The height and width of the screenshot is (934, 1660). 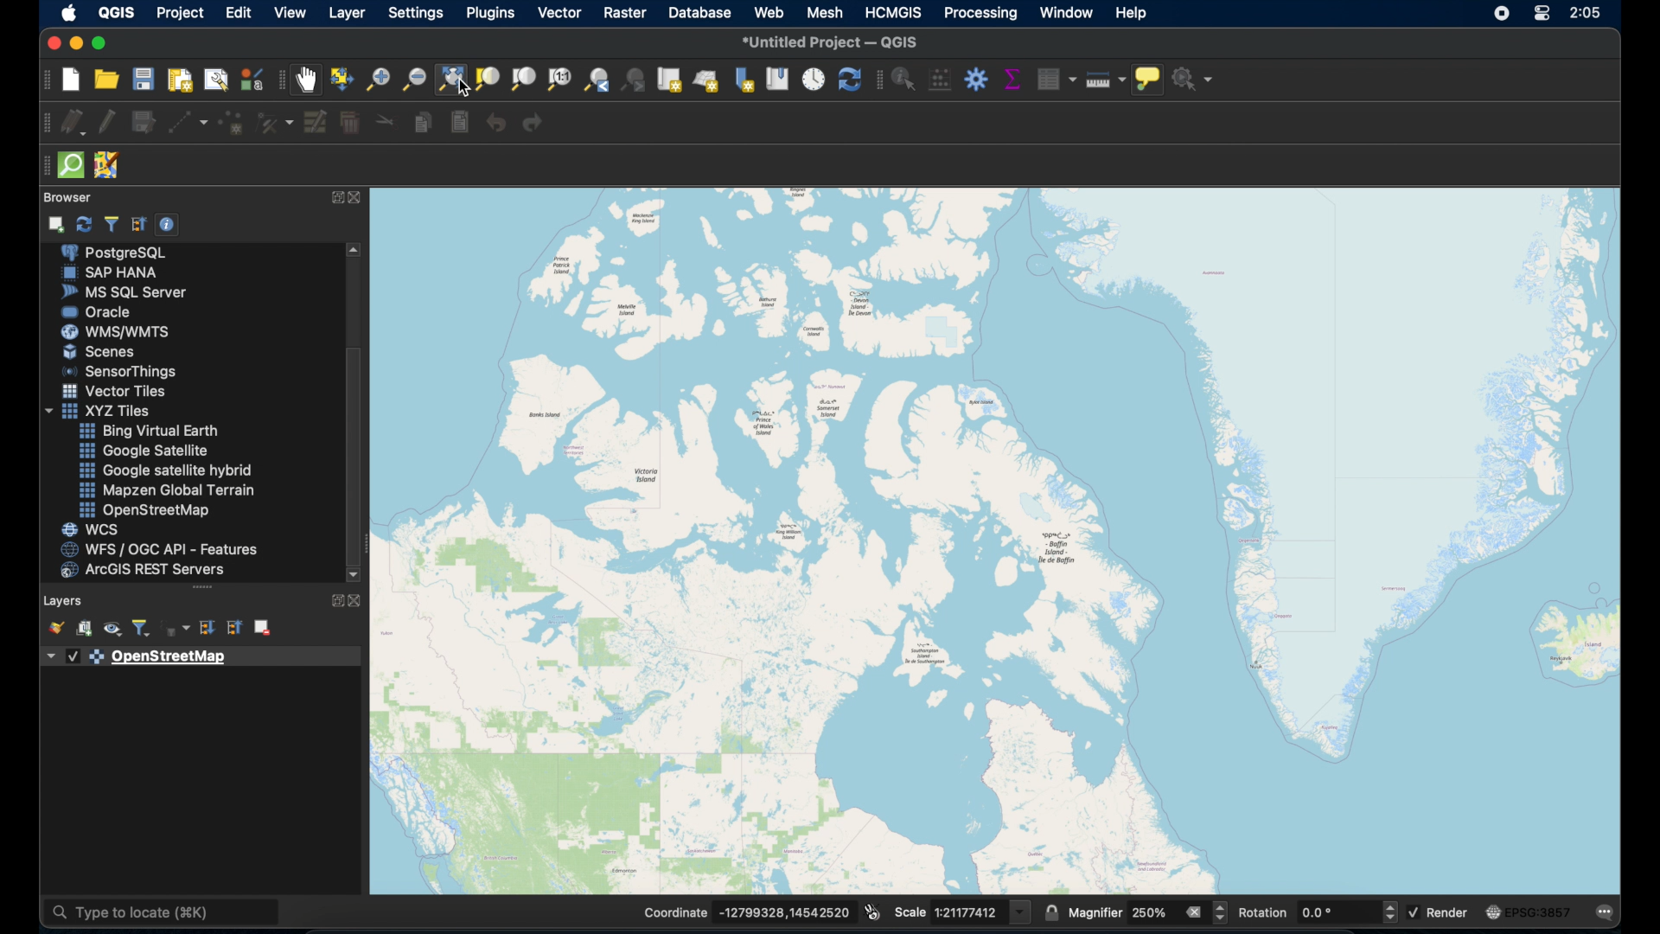 I want to click on new spatial bookmarks, so click(x=746, y=80).